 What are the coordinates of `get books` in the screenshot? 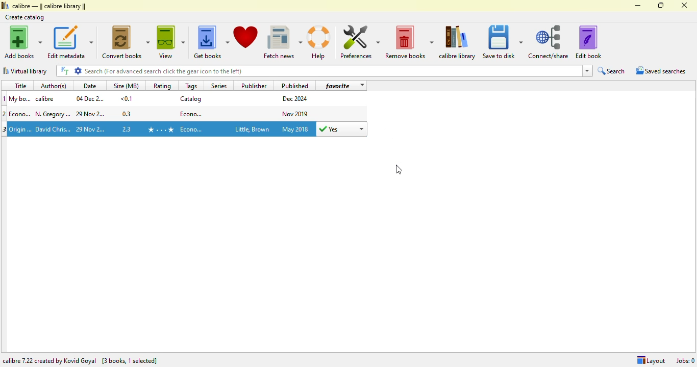 It's located at (211, 42).